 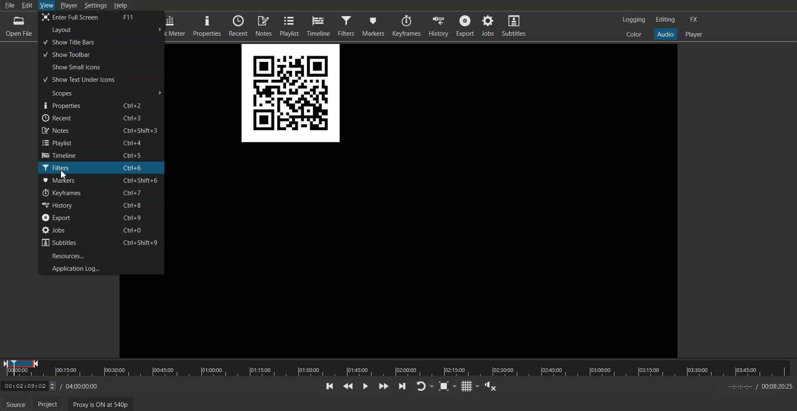 What do you see at coordinates (291, 94) in the screenshot?
I see `File Preview` at bounding box center [291, 94].